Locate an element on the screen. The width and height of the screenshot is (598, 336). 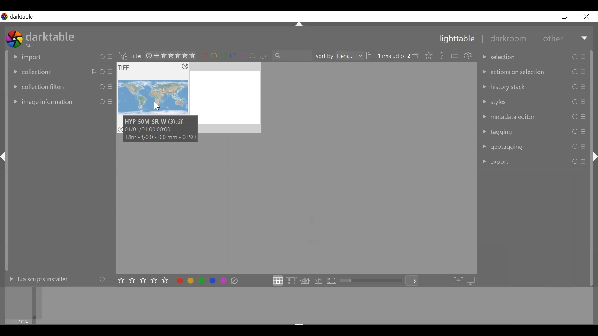
Close is located at coordinates (586, 16).